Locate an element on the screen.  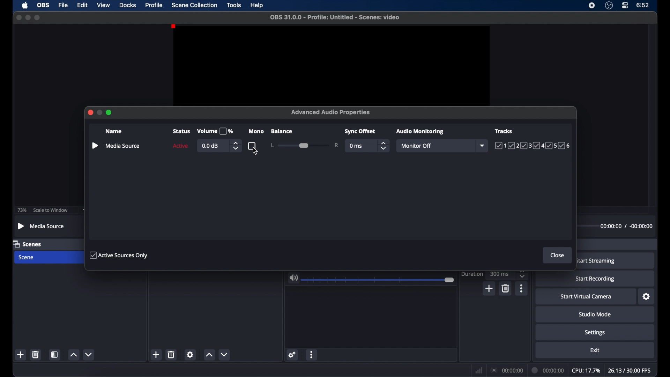
close is located at coordinates (90, 112).